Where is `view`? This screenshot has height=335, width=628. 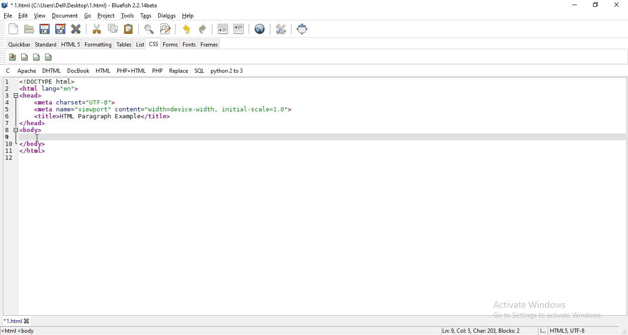 view is located at coordinates (39, 16).